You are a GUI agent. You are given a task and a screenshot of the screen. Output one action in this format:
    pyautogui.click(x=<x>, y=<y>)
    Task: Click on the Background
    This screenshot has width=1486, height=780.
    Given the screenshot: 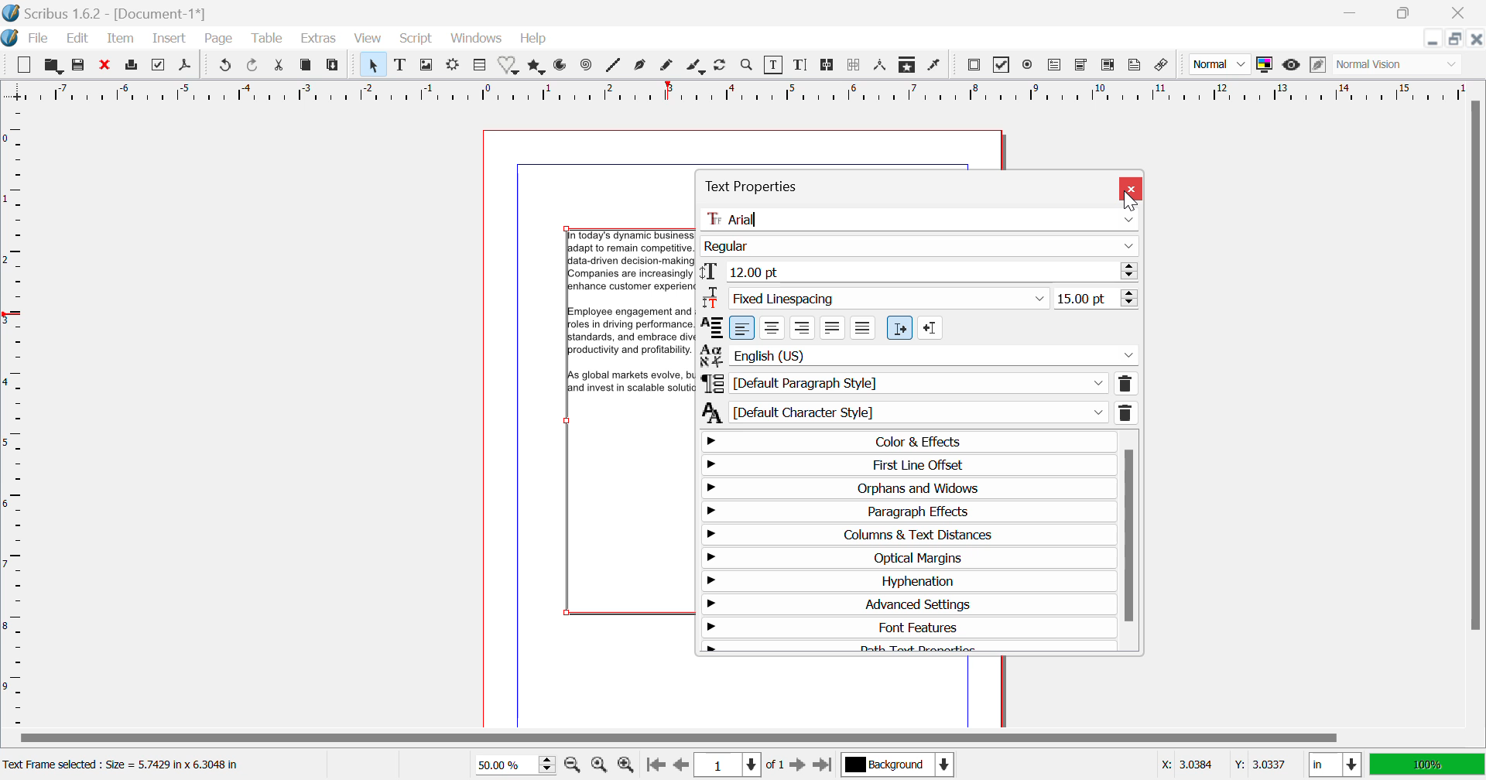 What is the action you would take?
    pyautogui.click(x=896, y=764)
    